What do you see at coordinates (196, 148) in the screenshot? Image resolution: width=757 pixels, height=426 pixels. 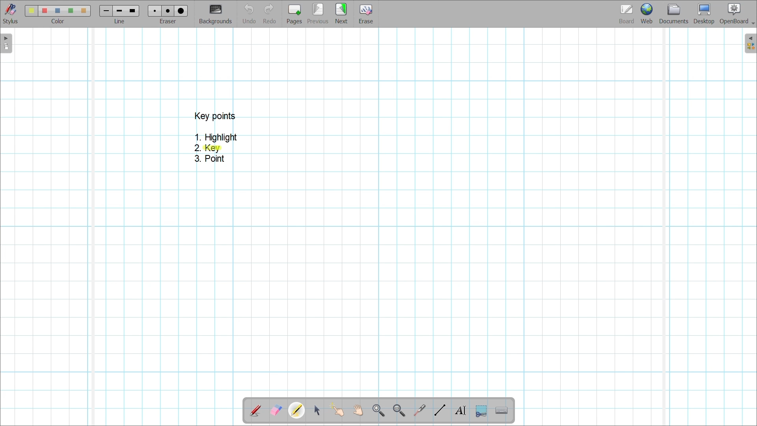 I see `2. ` at bounding box center [196, 148].